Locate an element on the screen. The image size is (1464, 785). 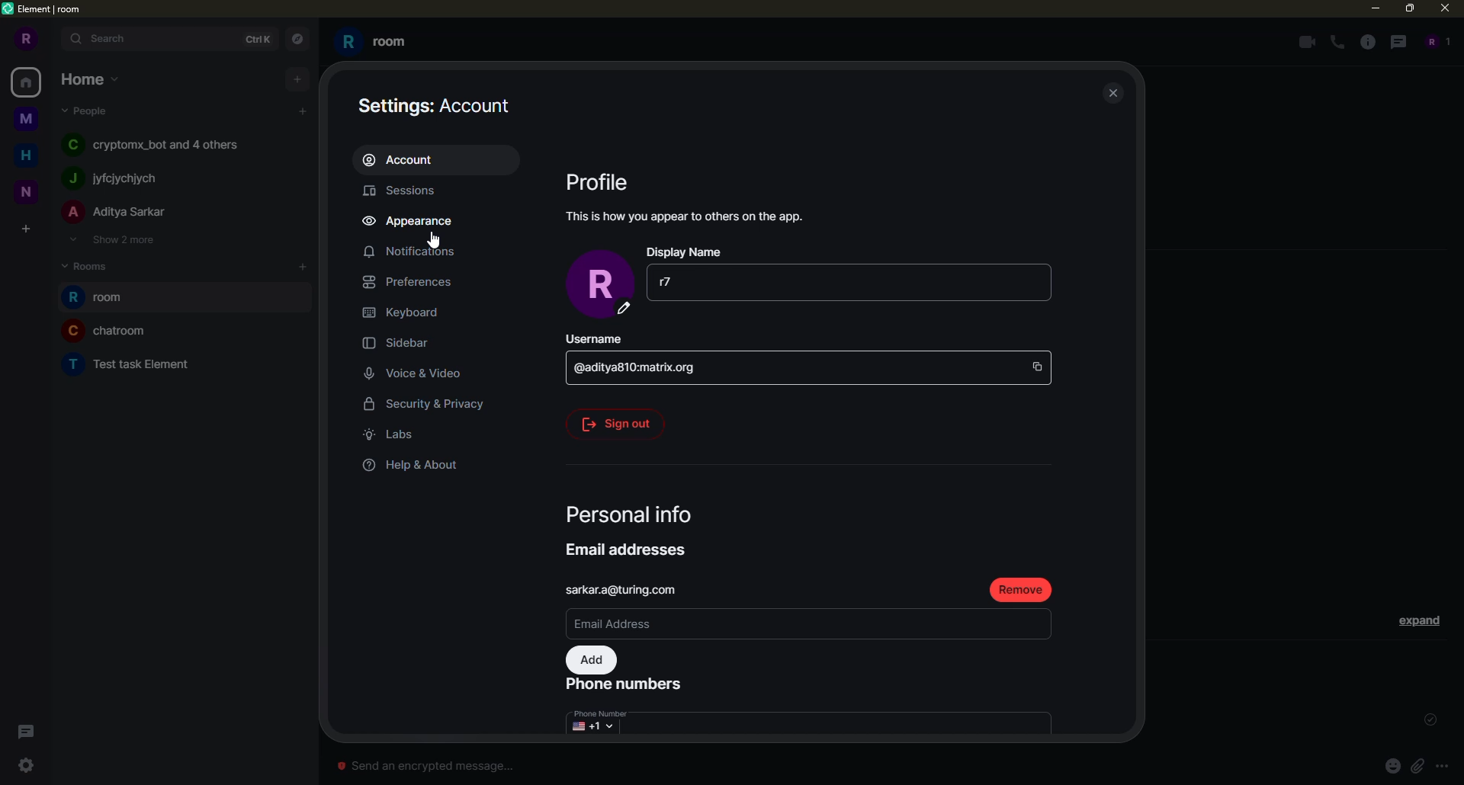
info is located at coordinates (1368, 42).